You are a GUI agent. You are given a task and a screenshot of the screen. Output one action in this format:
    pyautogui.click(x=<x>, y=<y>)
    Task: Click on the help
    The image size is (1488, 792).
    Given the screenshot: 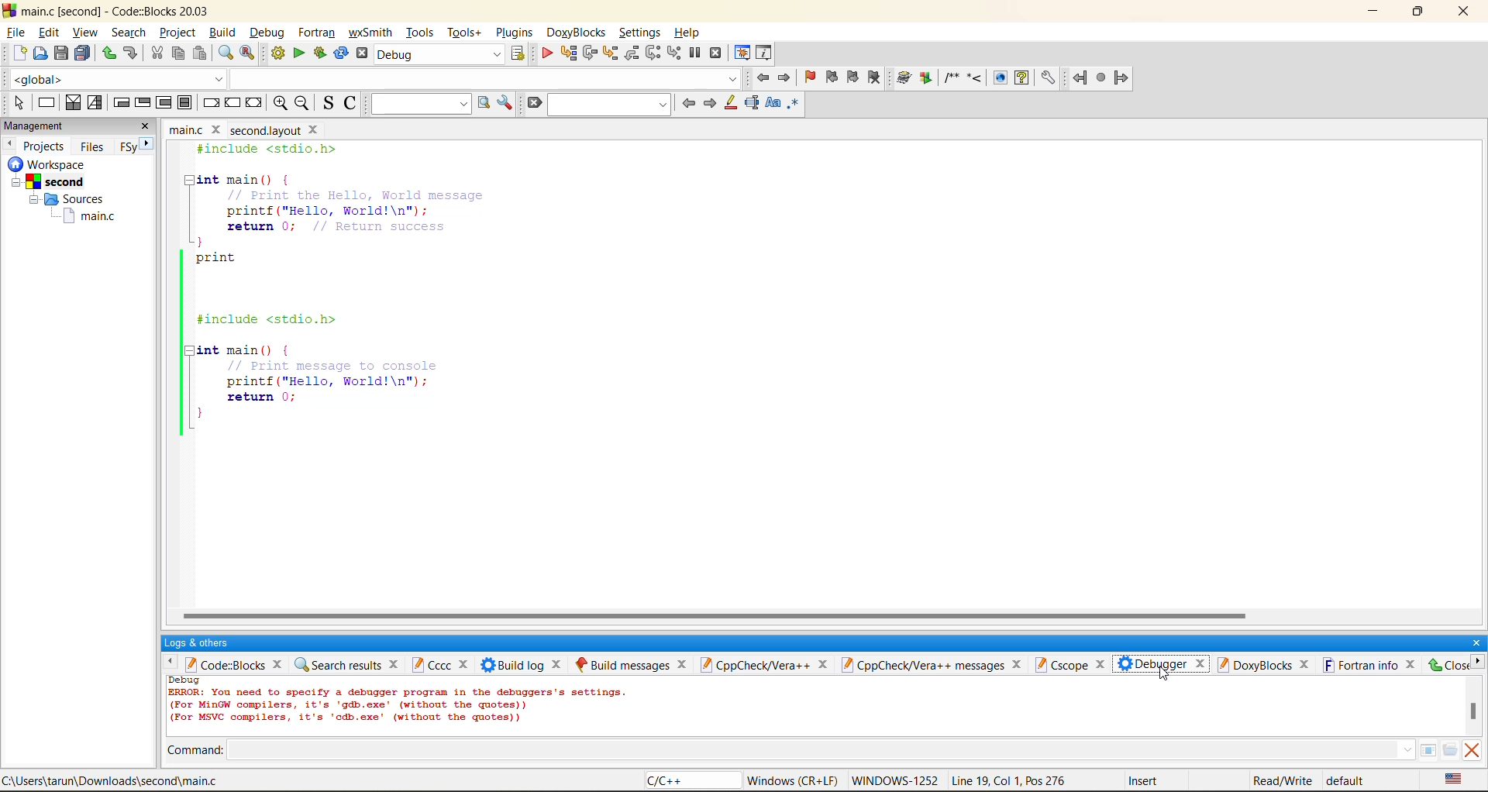 What is the action you would take?
    pyautogui.click(x=691, y=29)
    